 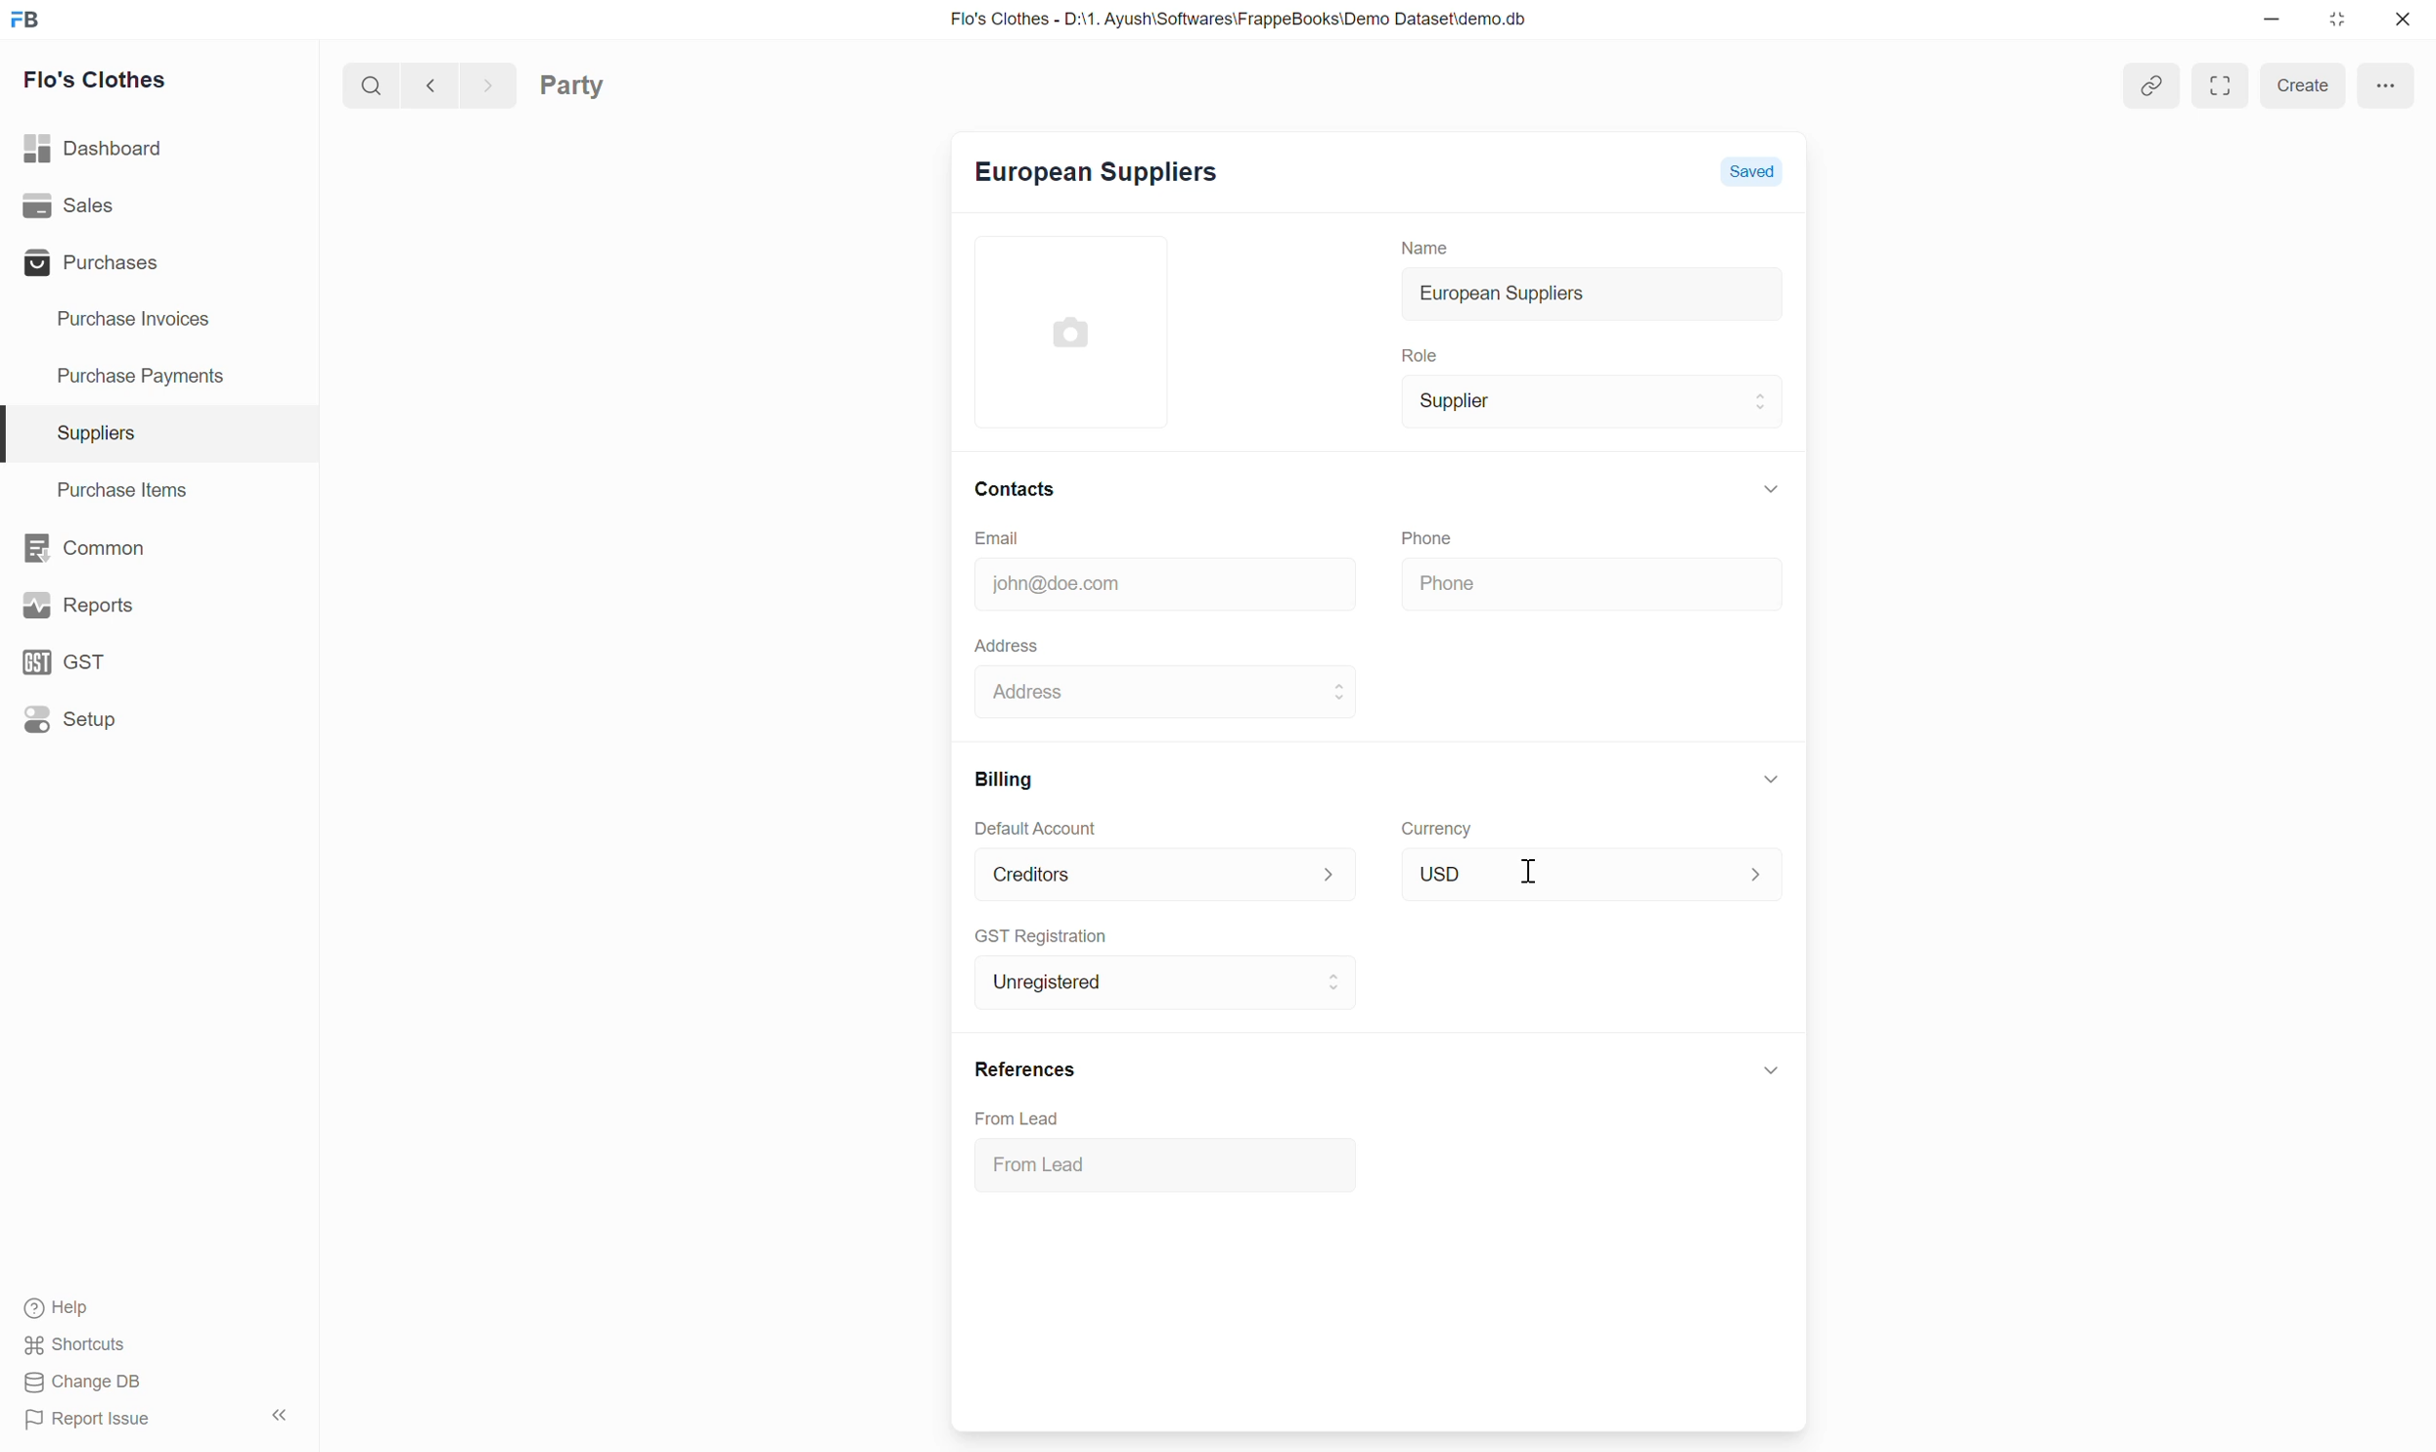 I want to click on Saved, so click(x=1760, y=174).